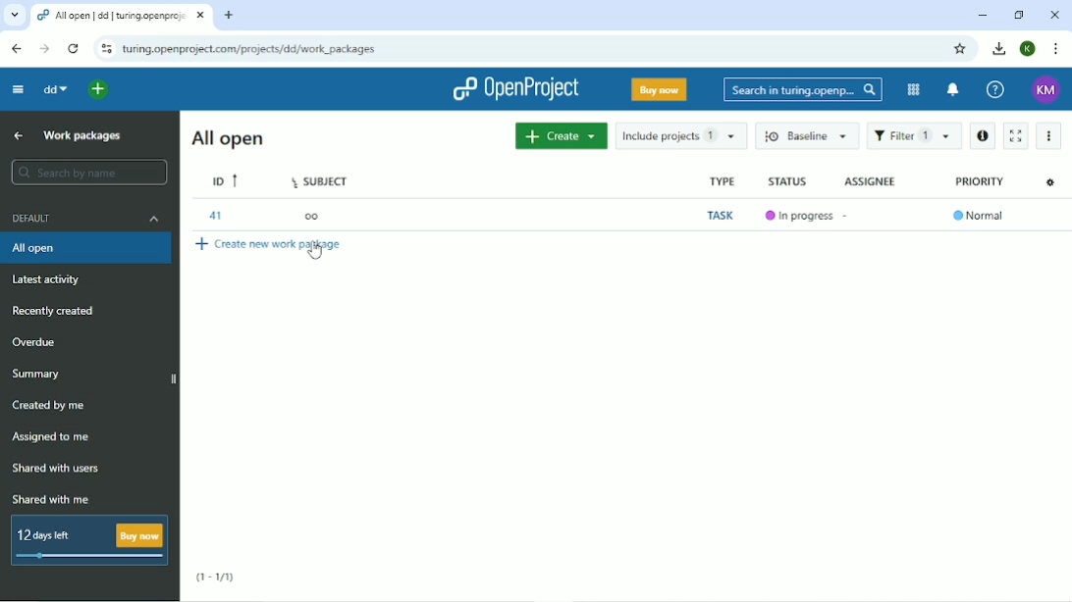 The height and width of the screenshot is (602, 1072). What do you see at coordinates (1050, 134) in the screenshot?
I see `More actions` at bounding box center [1050, 134].